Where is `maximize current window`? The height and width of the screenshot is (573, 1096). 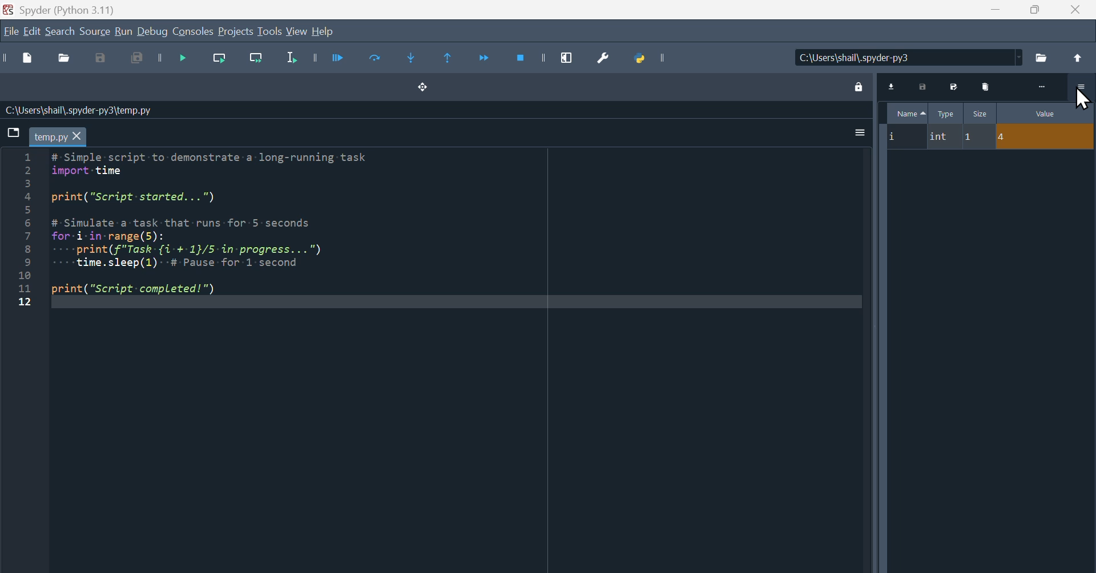
maximize current window is located at coordinates (567, 59).